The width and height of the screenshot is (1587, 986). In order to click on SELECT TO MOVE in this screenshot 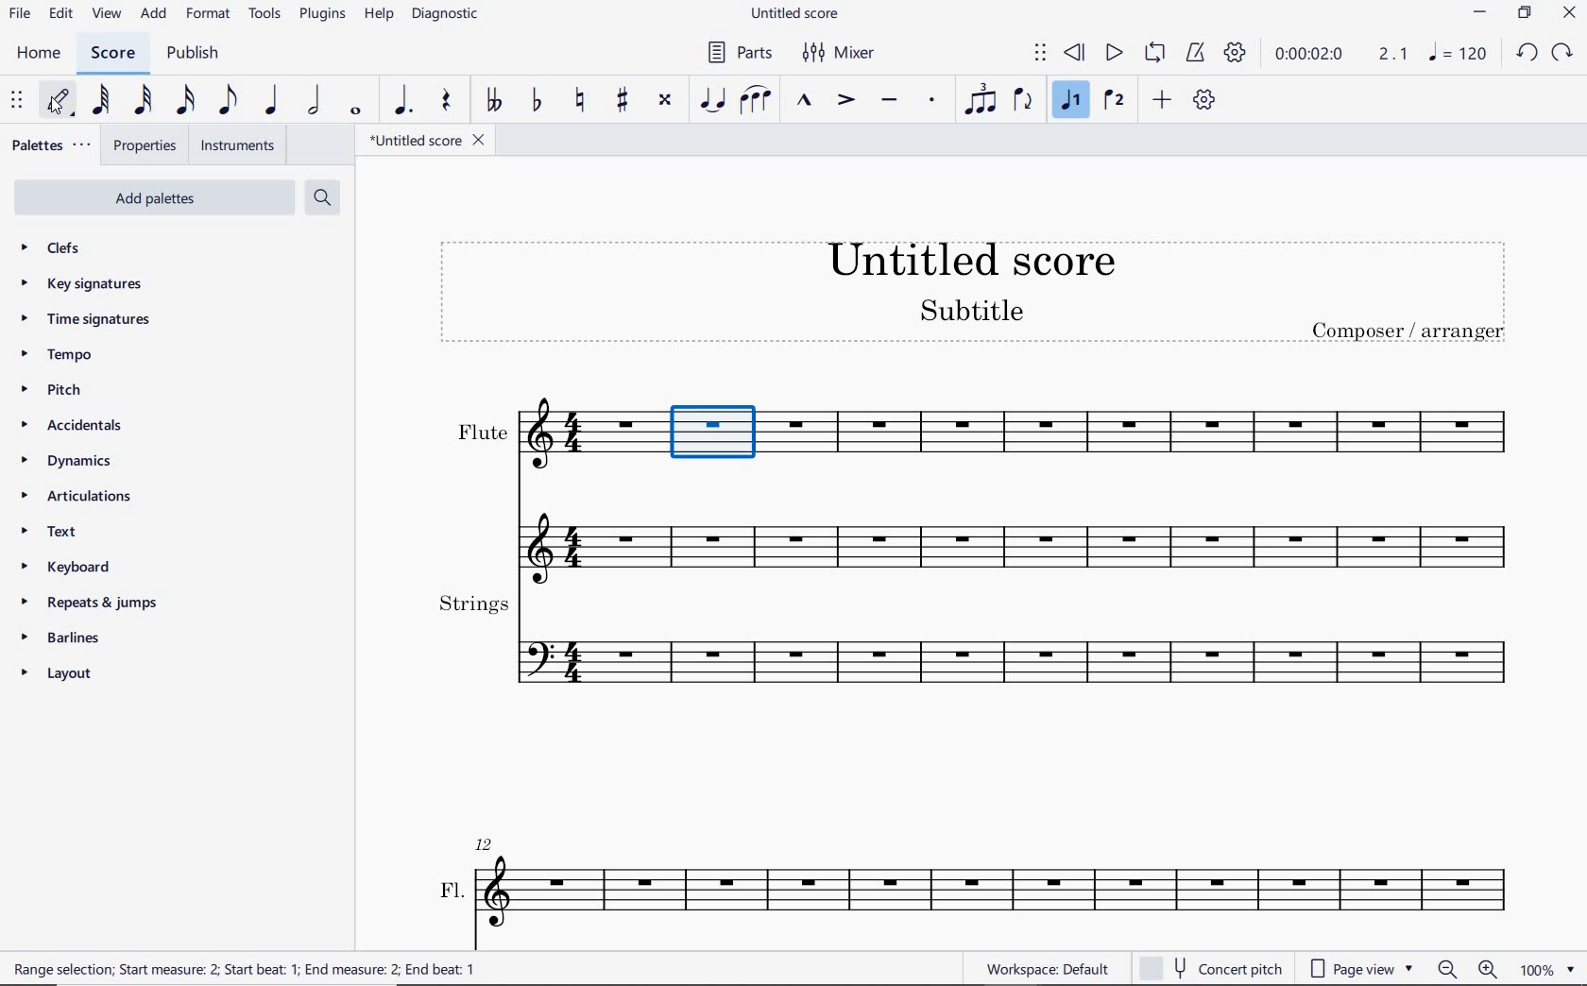, I will do `click(1040, 54)`.